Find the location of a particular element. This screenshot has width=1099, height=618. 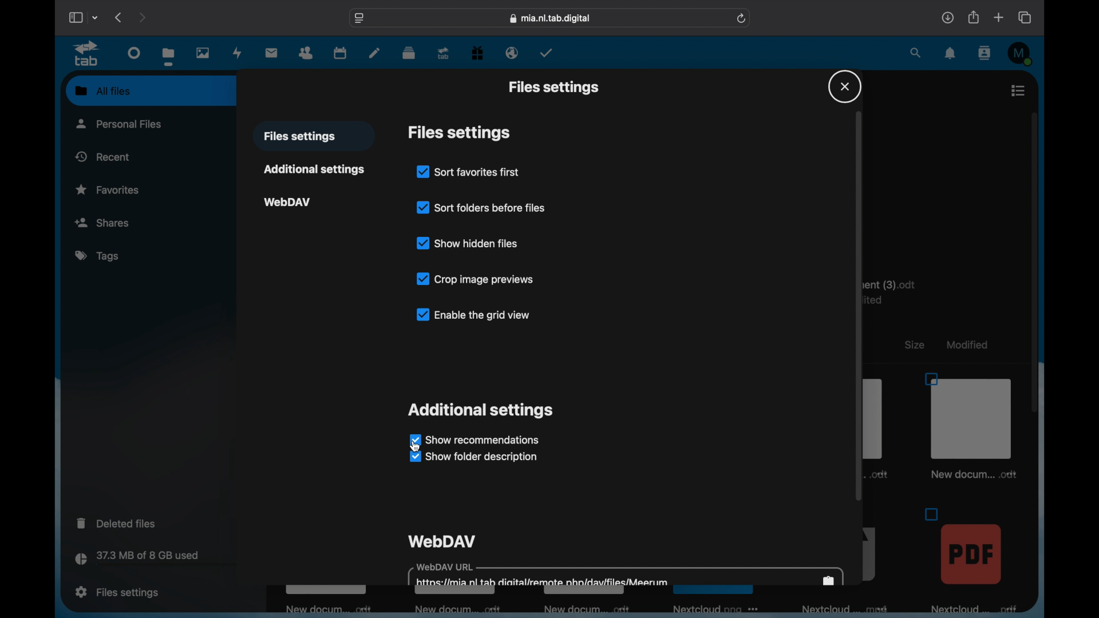

modified is located at coordinates (967, 345).